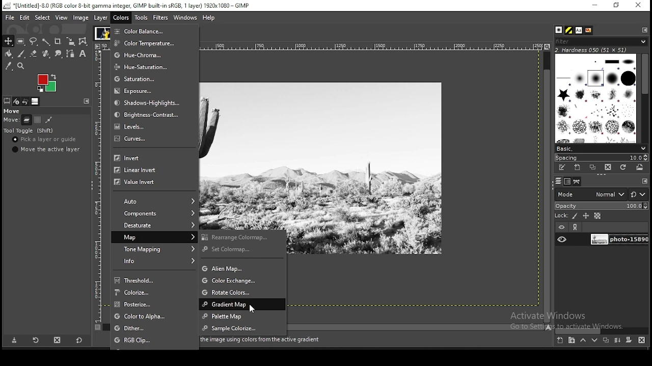 The image size is (652, 366). I want to click on view, so click(62, 18).